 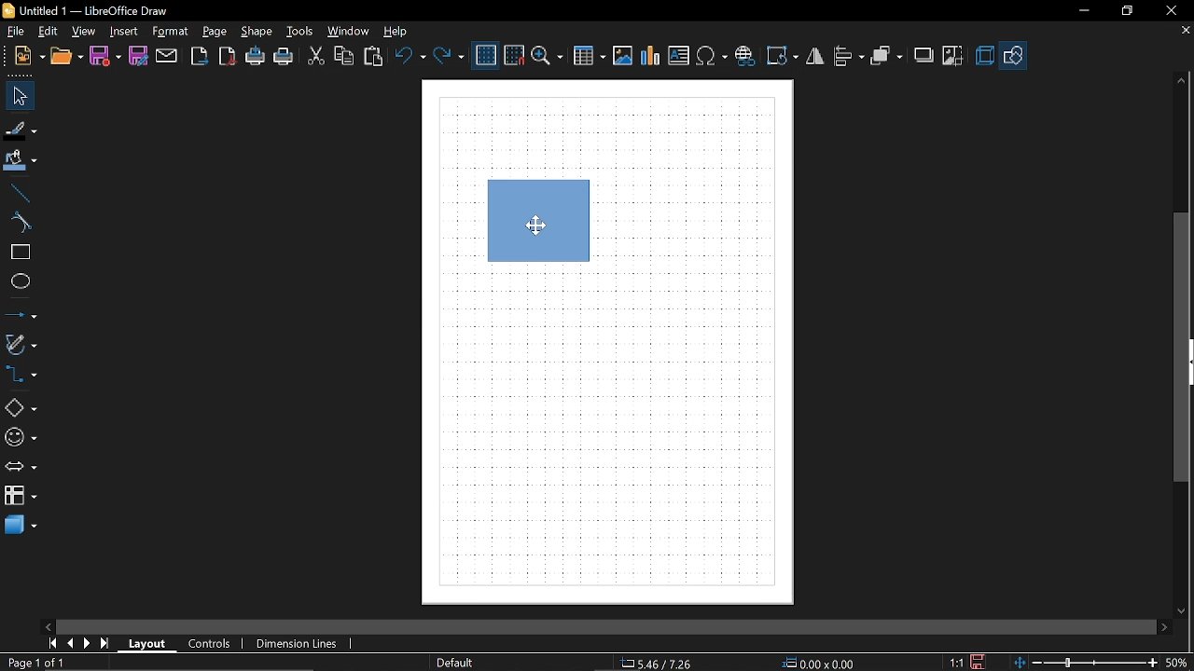 I want to click on Shadow, so click(x=925, y=55).